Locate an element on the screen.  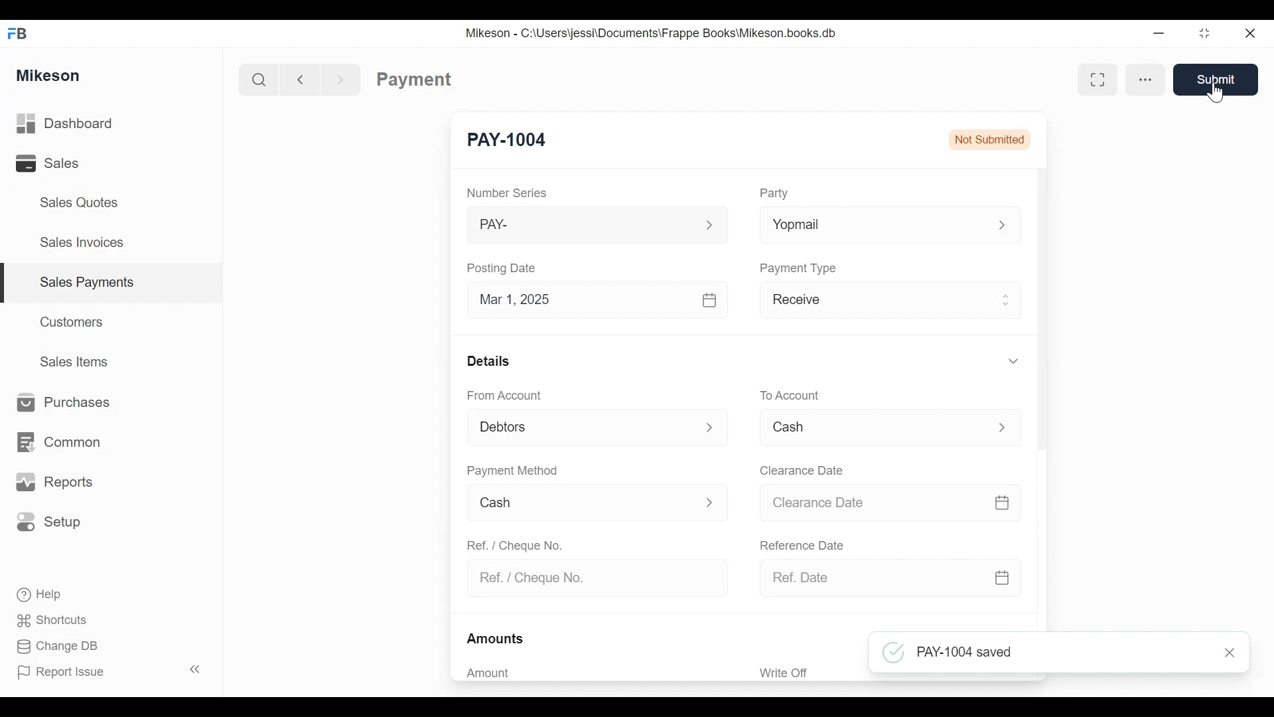
Payment is located at coordinates (413, 78).